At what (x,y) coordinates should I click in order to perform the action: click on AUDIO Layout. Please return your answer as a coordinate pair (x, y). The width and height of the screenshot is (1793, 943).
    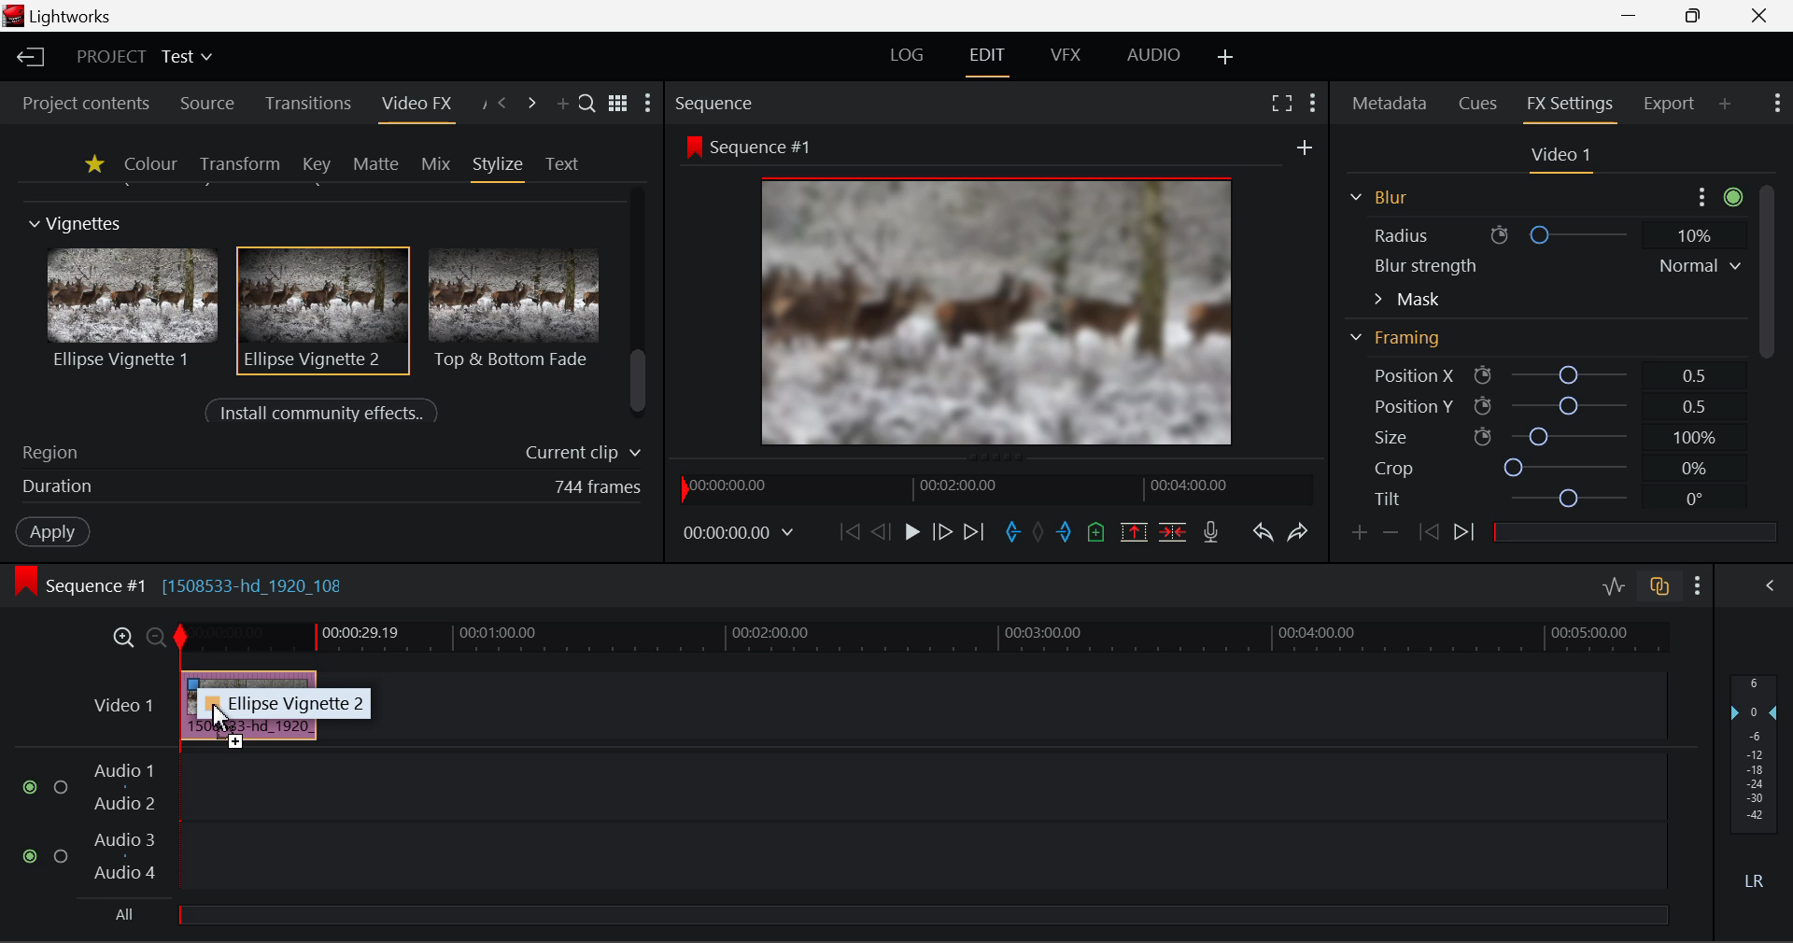
    Looking at the image, I should click on (1152, 56).